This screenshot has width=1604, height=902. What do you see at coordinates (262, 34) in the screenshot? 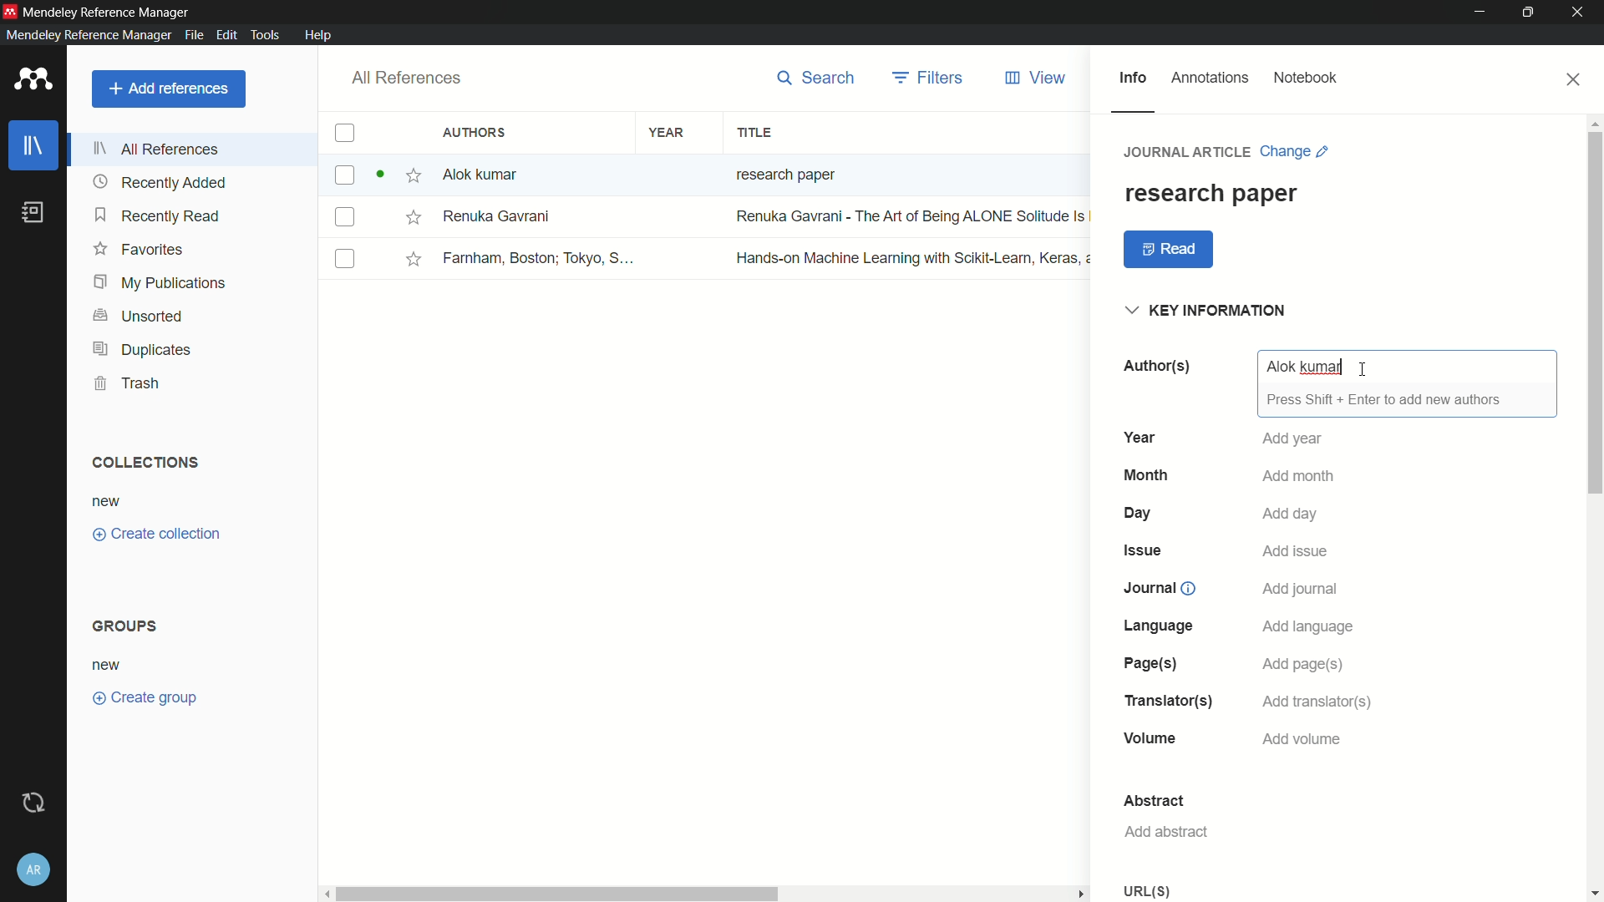
I see `tools menu` at bounding box center [262, 34].